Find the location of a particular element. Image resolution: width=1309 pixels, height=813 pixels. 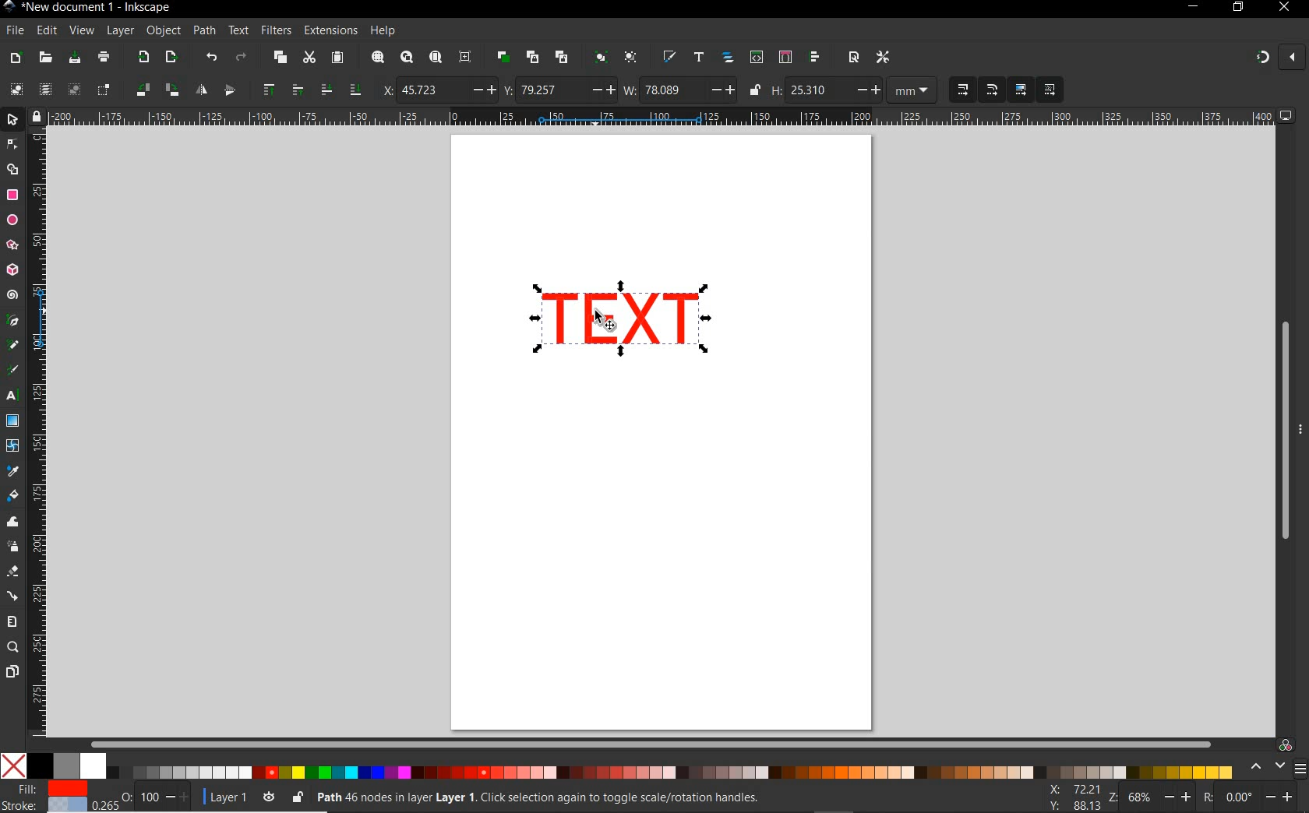

SCROLLBAR is located at coordinates (648, 741).